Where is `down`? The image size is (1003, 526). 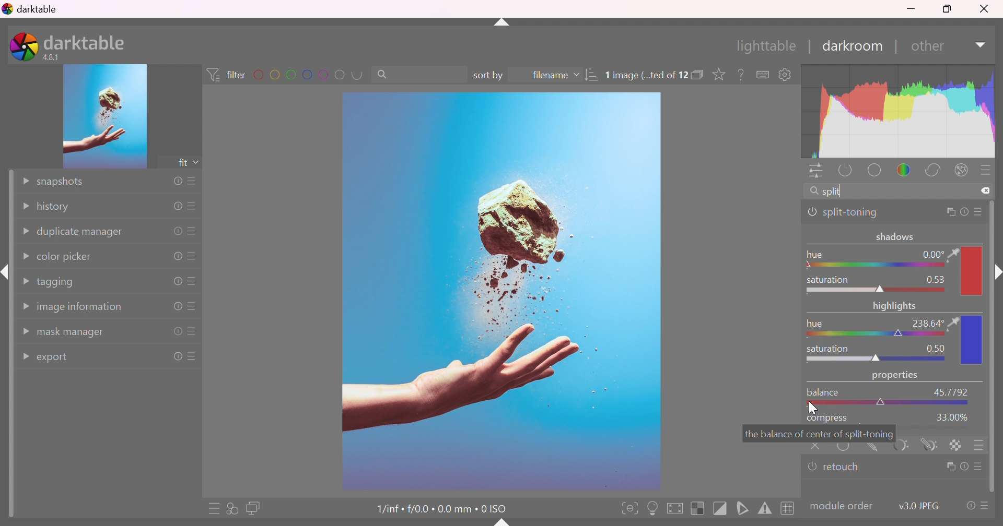 down is located at coordinates (927, 46).